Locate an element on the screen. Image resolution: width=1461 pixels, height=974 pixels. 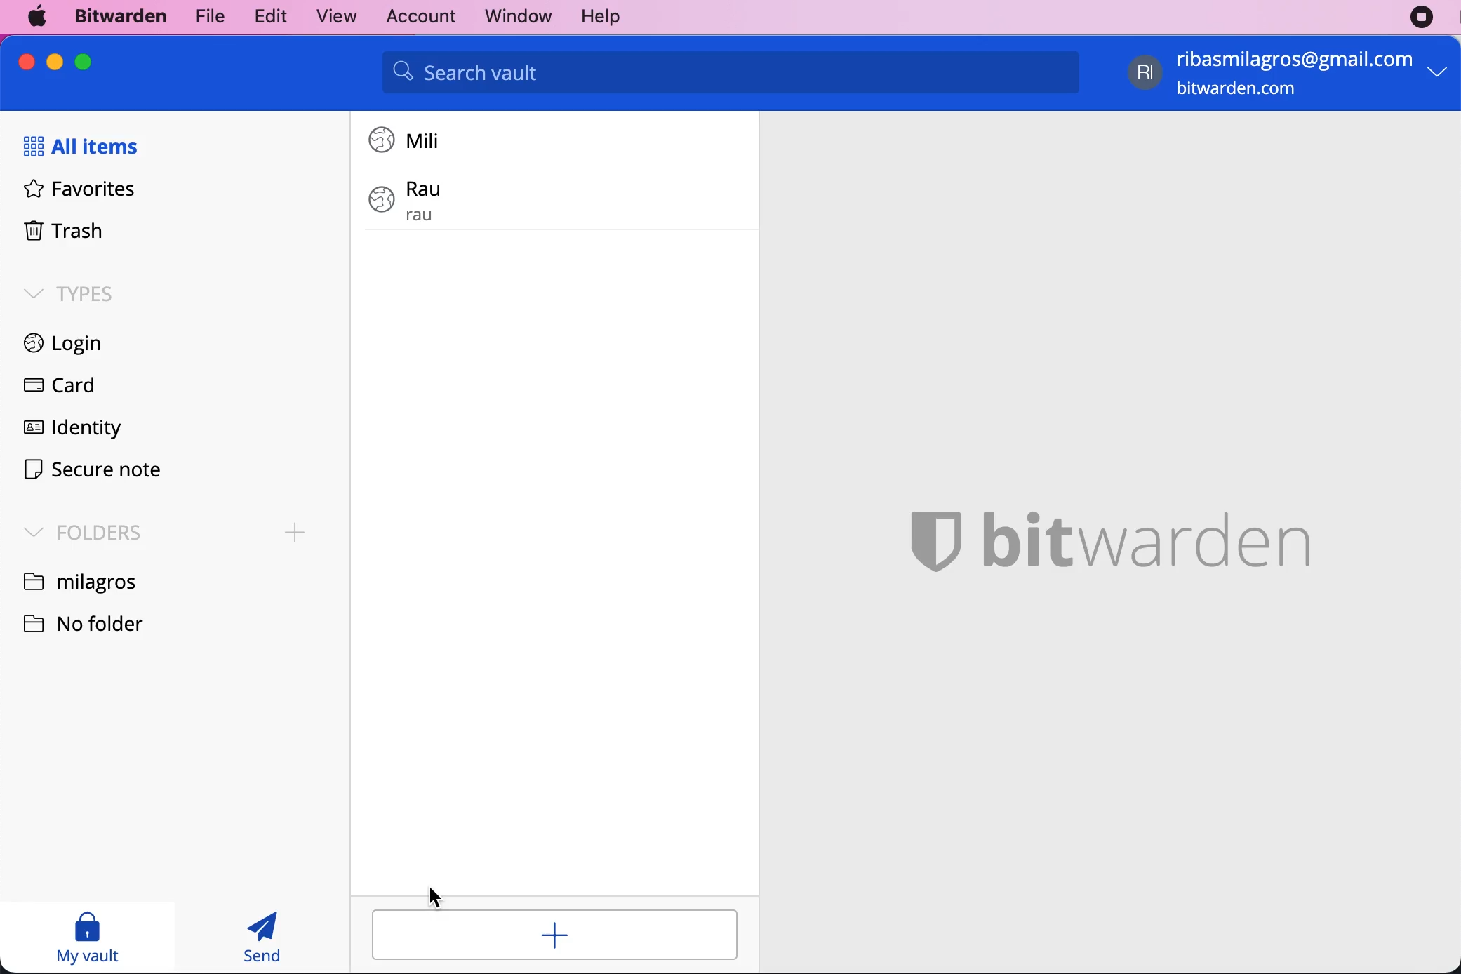
account is located at coordinates (1291, 75).